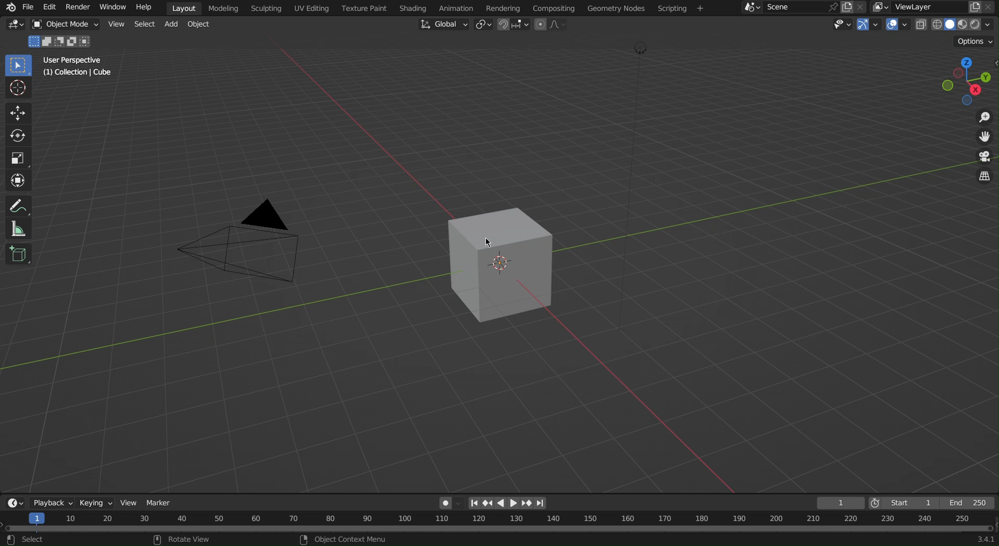 This screenshot has height=546, width=999. What do you see at coordinates (841, 24) in the screenshot?
I see `View Objects Type` at bounding box center [841, 24].